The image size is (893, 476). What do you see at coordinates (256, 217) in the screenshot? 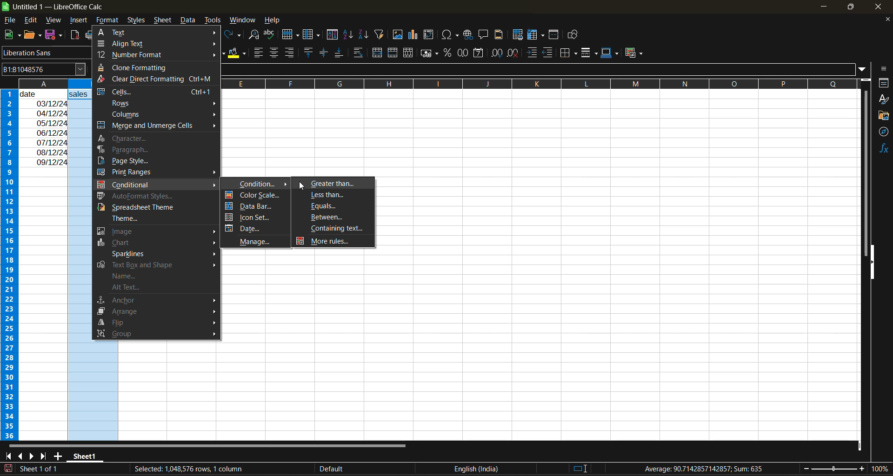
I see `icon set` at bounding box center [256, 217].